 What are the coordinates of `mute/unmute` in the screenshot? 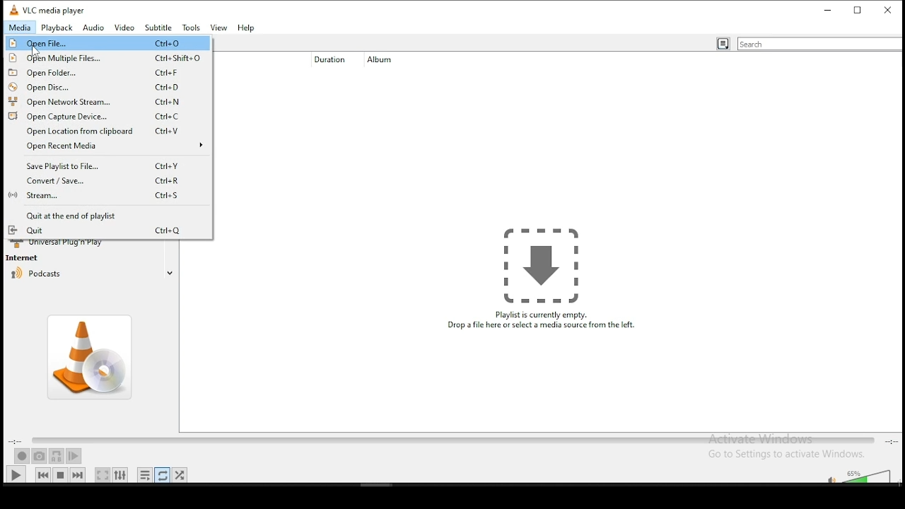 It's located at (828, 477).